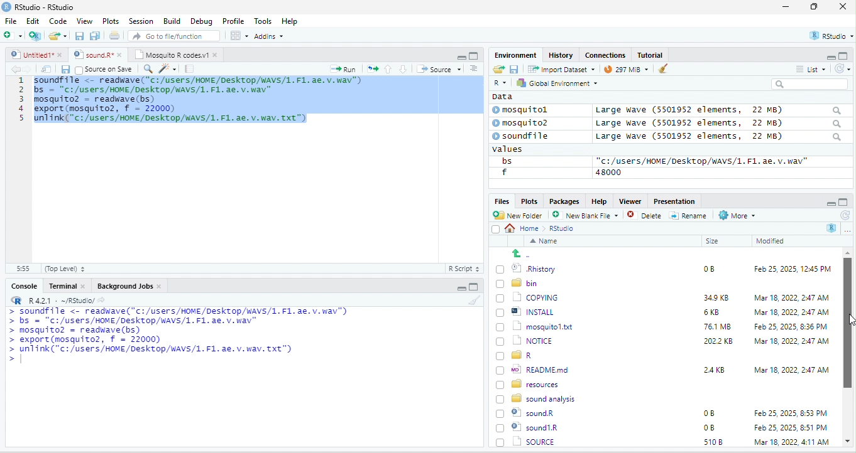  What do you see at coordinates (269, 38) in the screenshot?
I see `Adonns ` at bounding box center [269, 38].